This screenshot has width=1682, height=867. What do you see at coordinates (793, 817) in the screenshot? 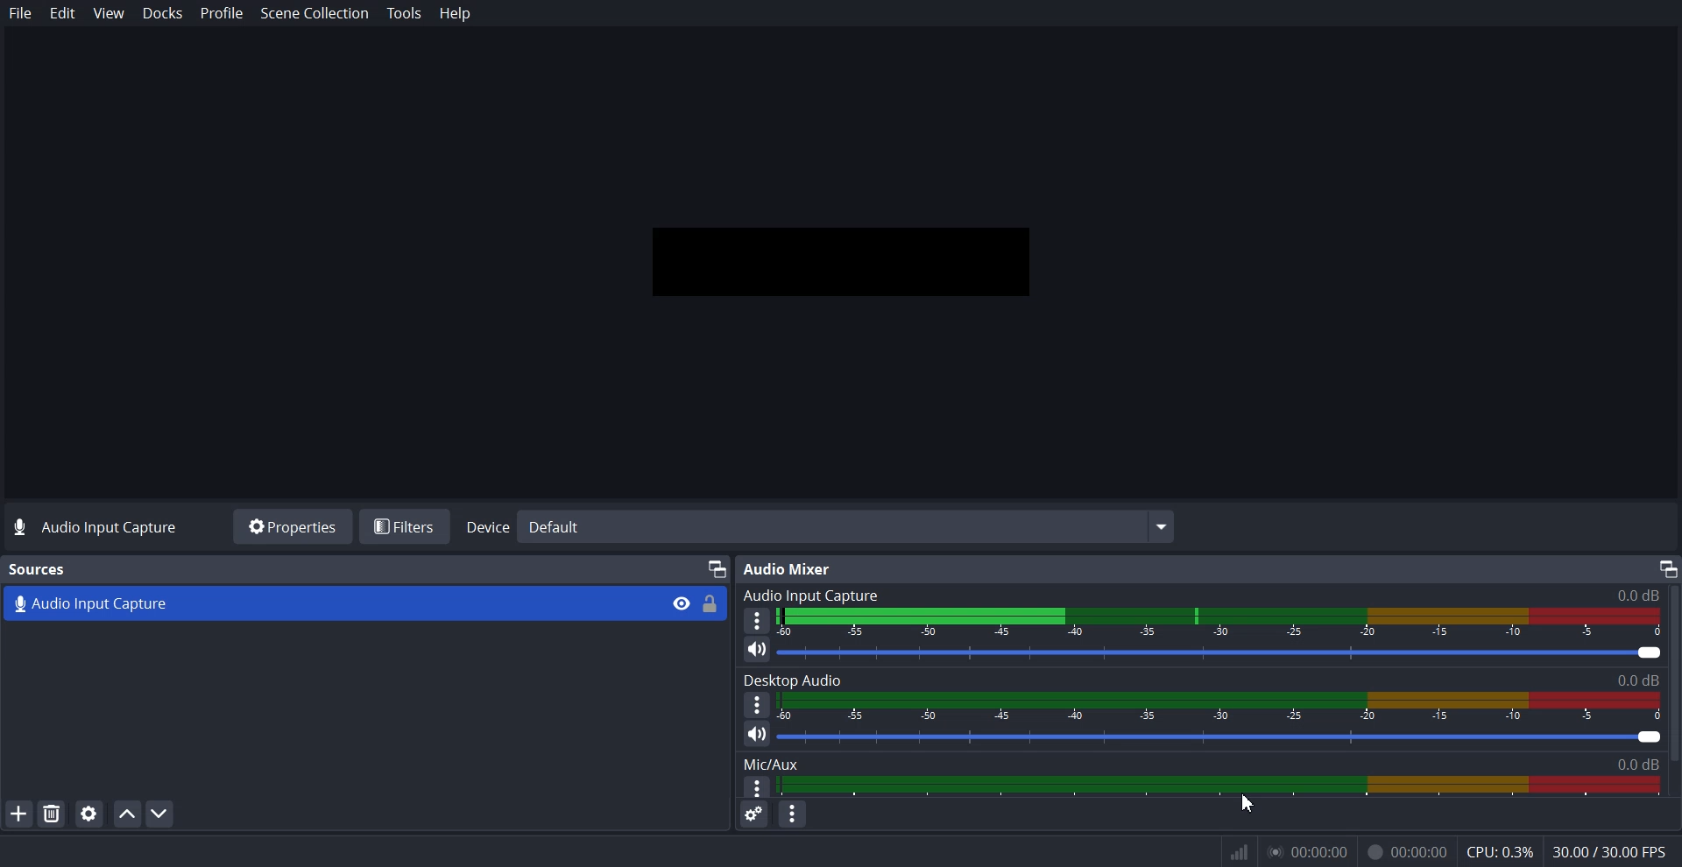
I see `Audio mixer menu` at bounding box center [793, 817].